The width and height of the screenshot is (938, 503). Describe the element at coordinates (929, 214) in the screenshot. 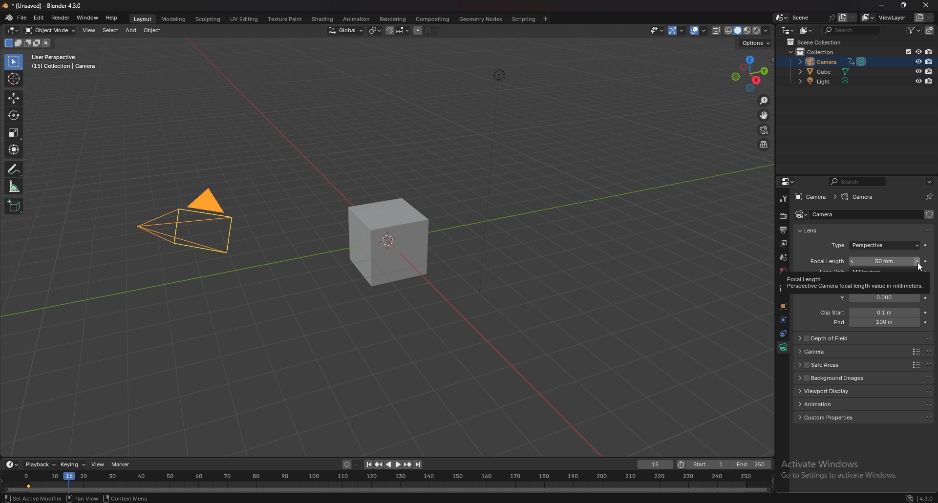

I see `fake user` at that location.